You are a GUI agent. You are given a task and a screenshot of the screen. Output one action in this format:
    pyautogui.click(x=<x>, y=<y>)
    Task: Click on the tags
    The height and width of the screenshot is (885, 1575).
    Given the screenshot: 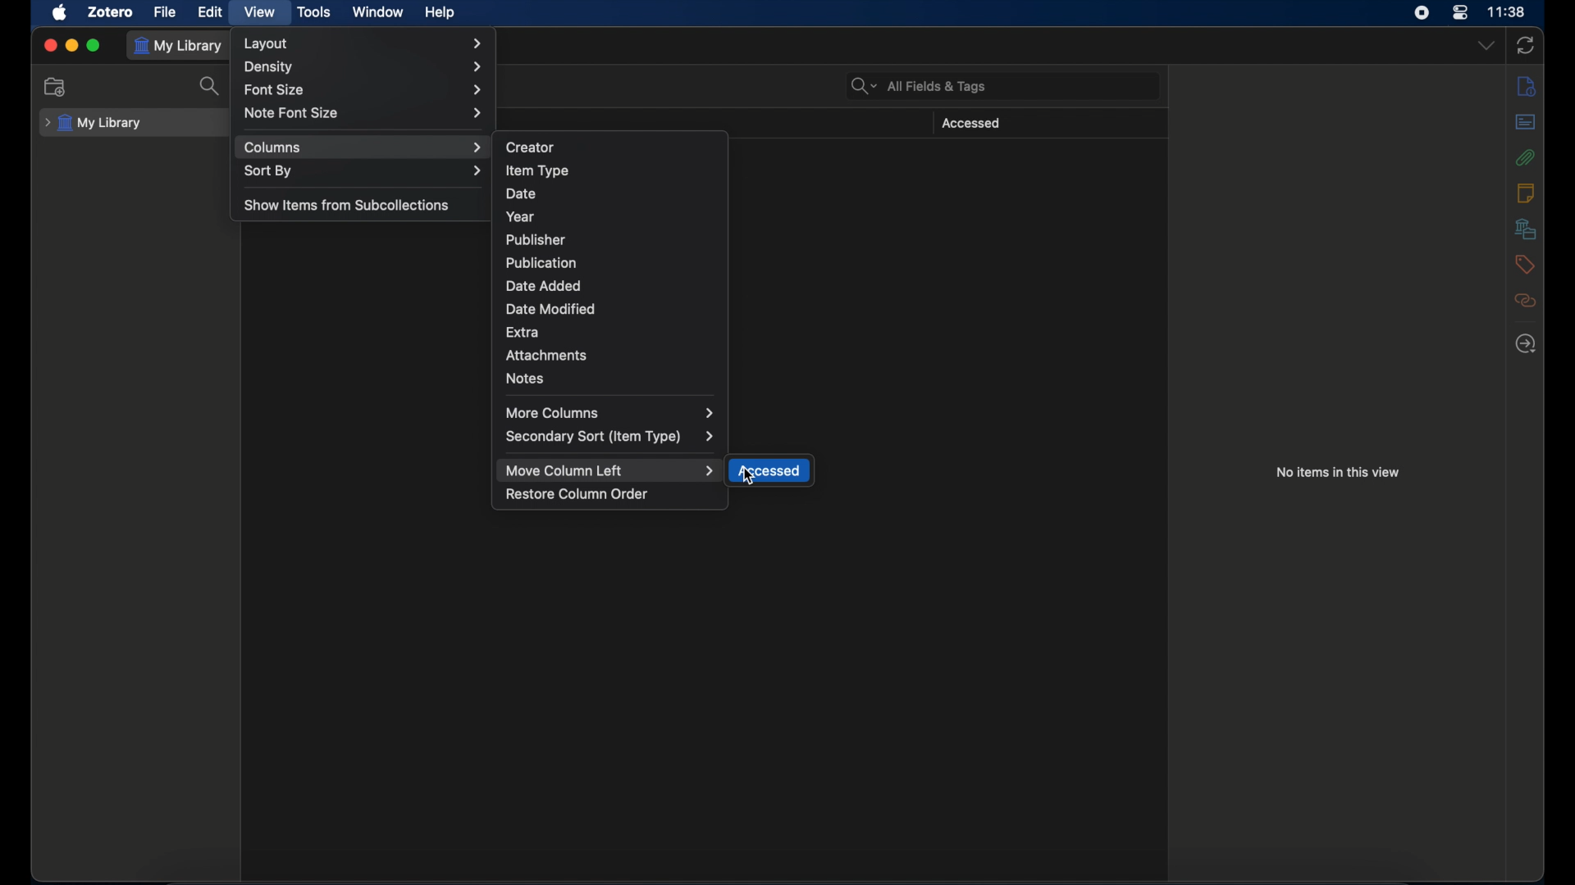 What is the action you would take?
    pyautogui.click(x=1526, y=264)
    